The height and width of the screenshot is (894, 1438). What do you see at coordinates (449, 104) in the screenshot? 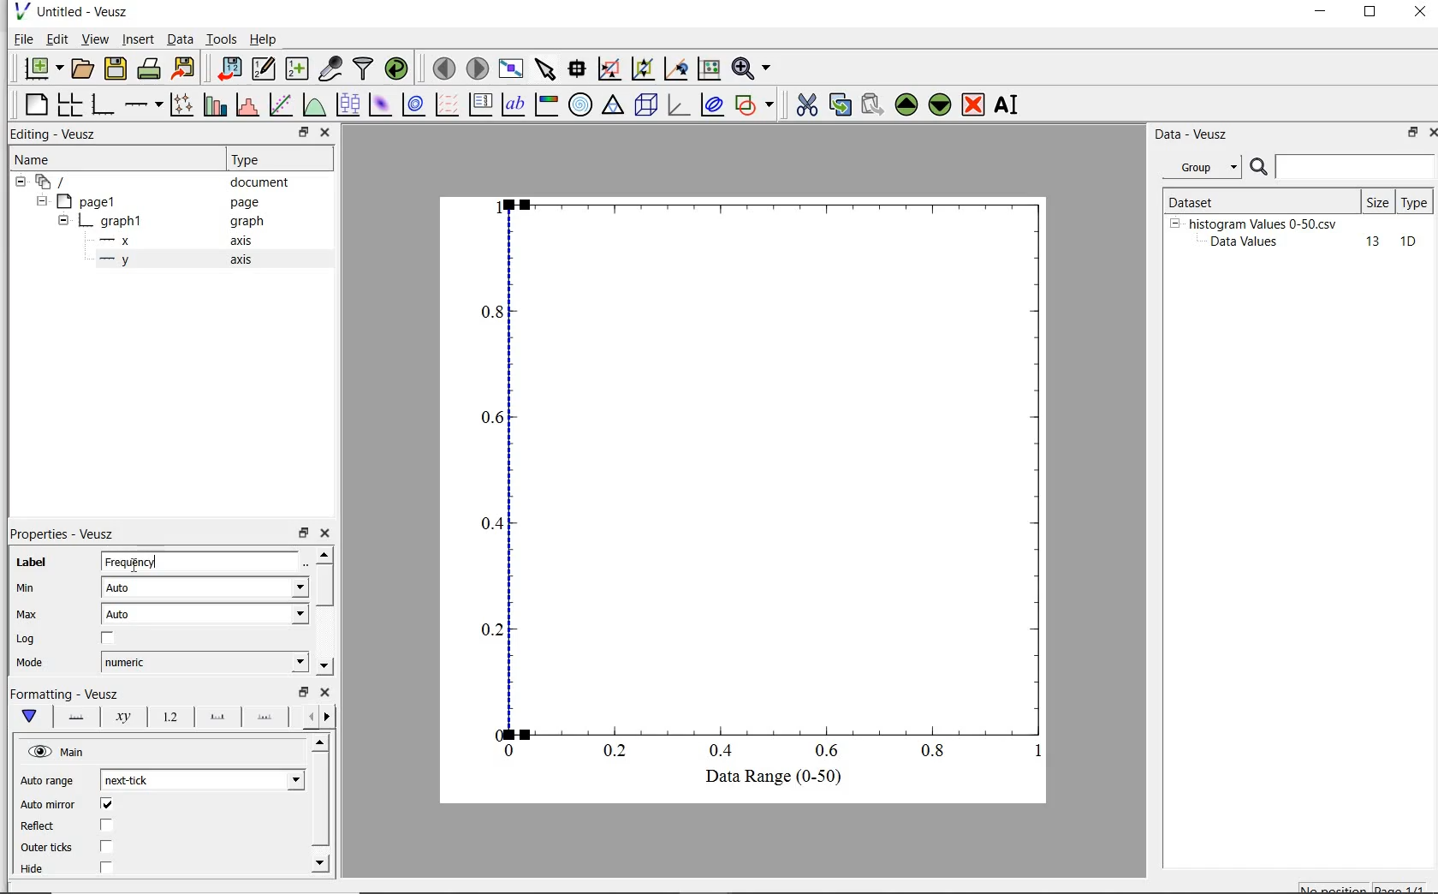
I see `plot a vector field` at bounding box center [449, 104].